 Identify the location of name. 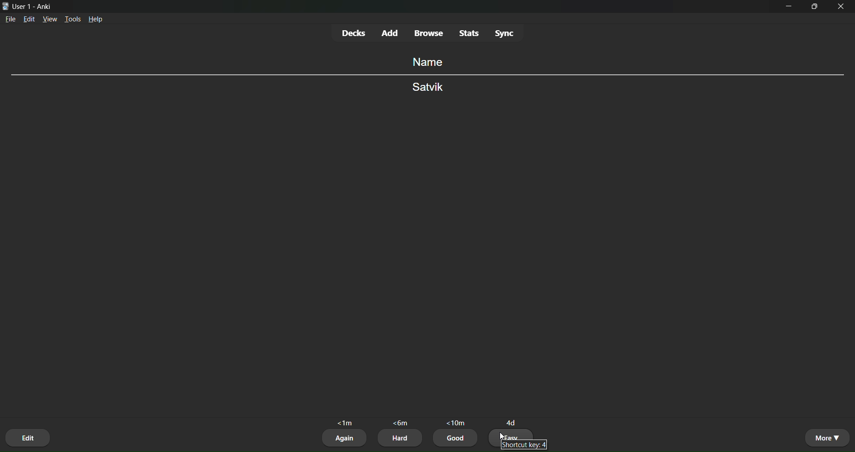
(426, 61).